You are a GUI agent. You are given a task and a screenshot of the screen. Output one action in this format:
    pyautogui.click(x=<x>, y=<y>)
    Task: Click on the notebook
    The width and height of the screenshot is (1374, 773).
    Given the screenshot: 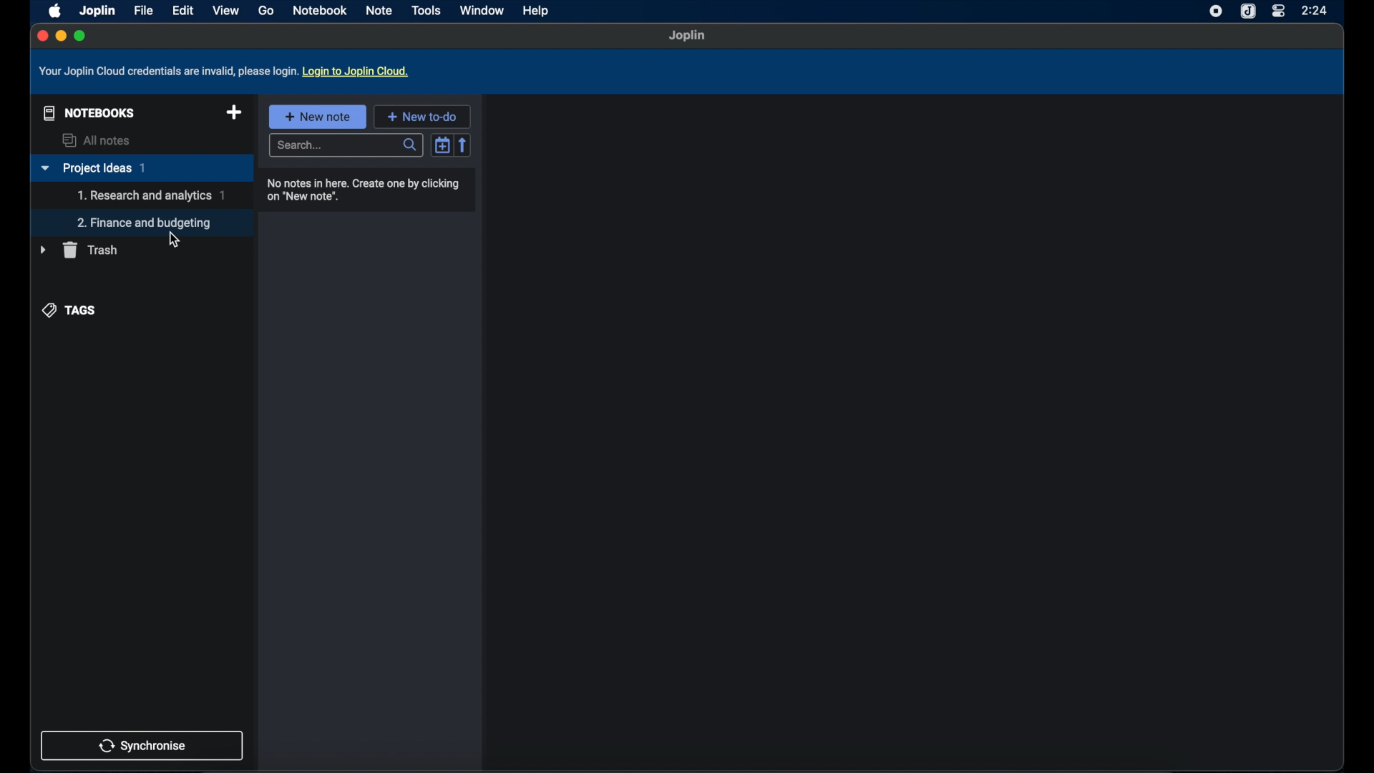 What is the action you would take?
    pyautogui.click(x=321, y=11)
    